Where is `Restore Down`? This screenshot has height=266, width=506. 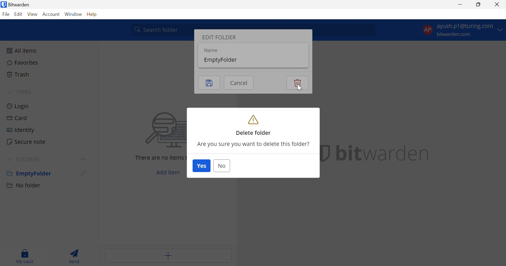 Restore Down is located at coordinates (479, 4).